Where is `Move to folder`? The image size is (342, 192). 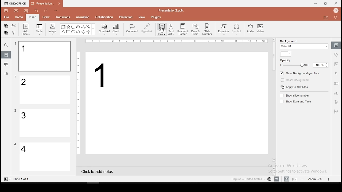
Move to folder is located at coordinates (327, 18).